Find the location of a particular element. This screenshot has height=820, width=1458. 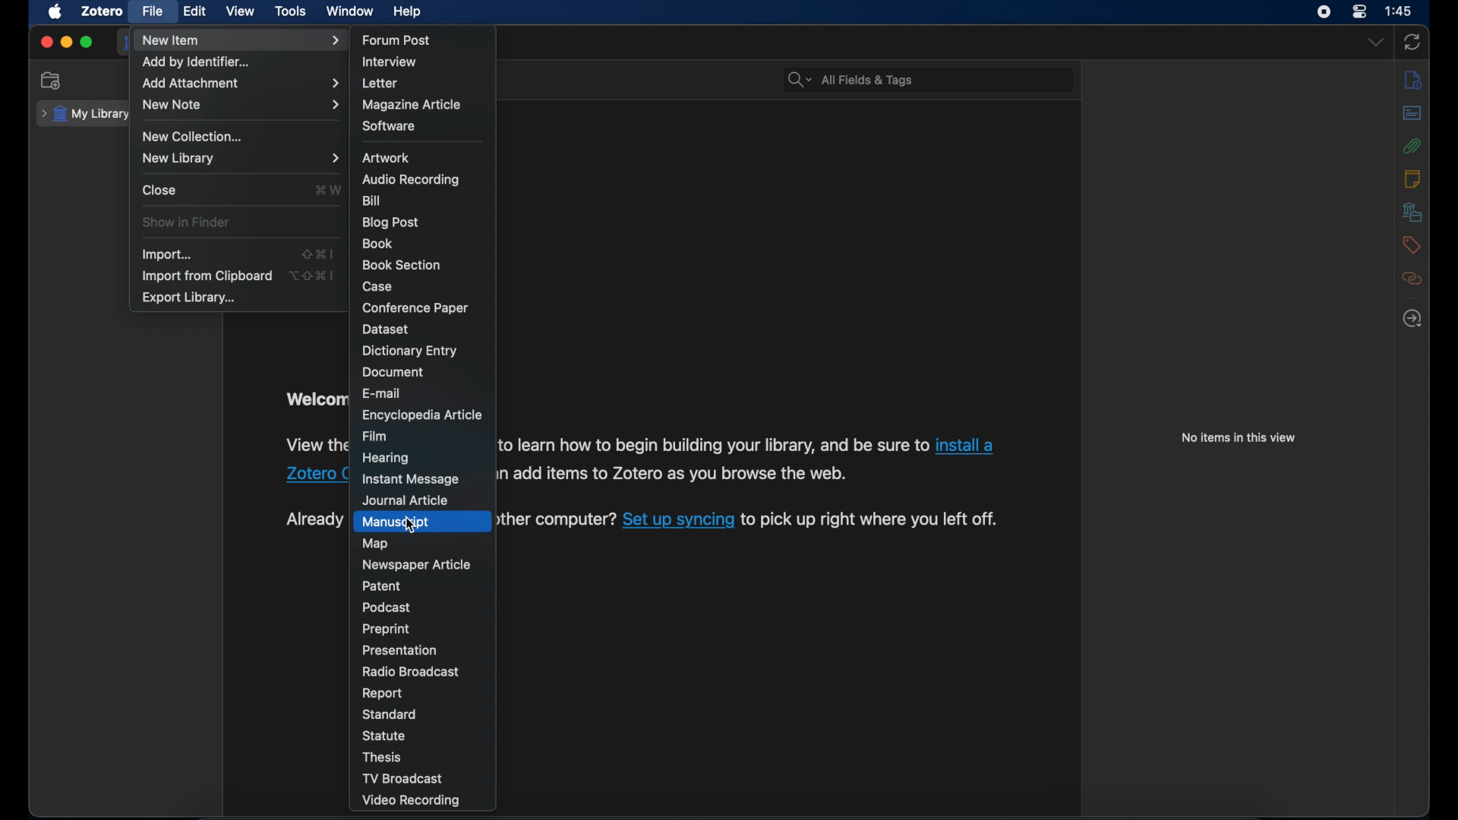

import from clipboard is located at coordinates (206, 276).